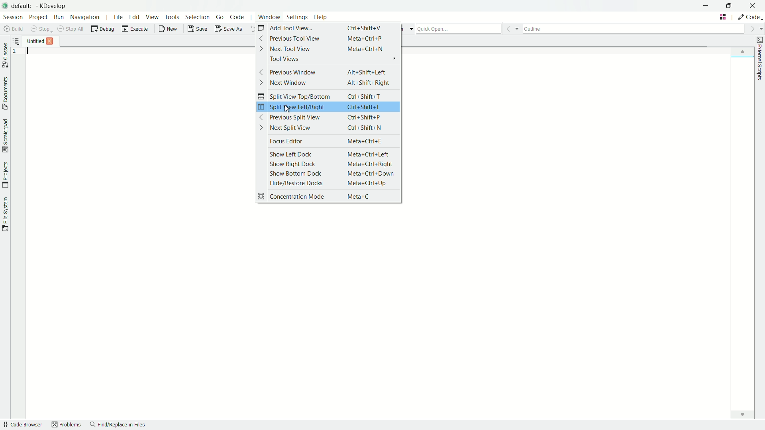 The image size is (765, 430). I want to click on selection menu, so click(197, 17).